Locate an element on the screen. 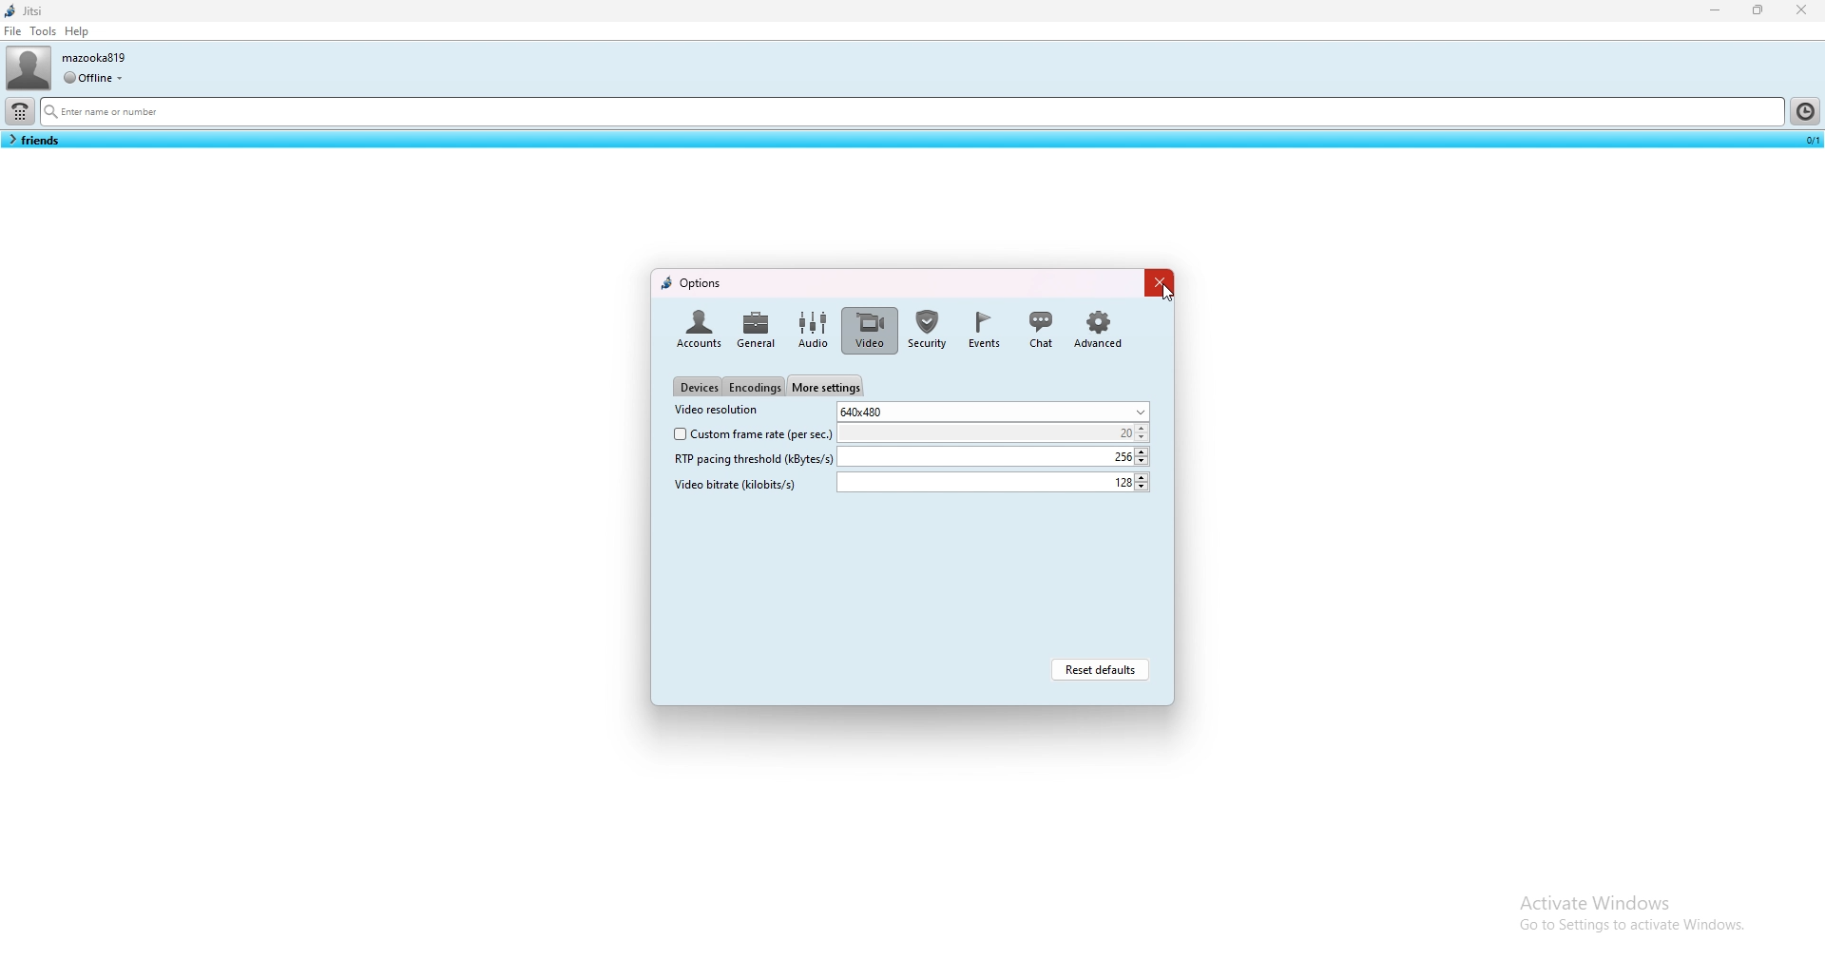  Audio is located at coordinates (812, 330).